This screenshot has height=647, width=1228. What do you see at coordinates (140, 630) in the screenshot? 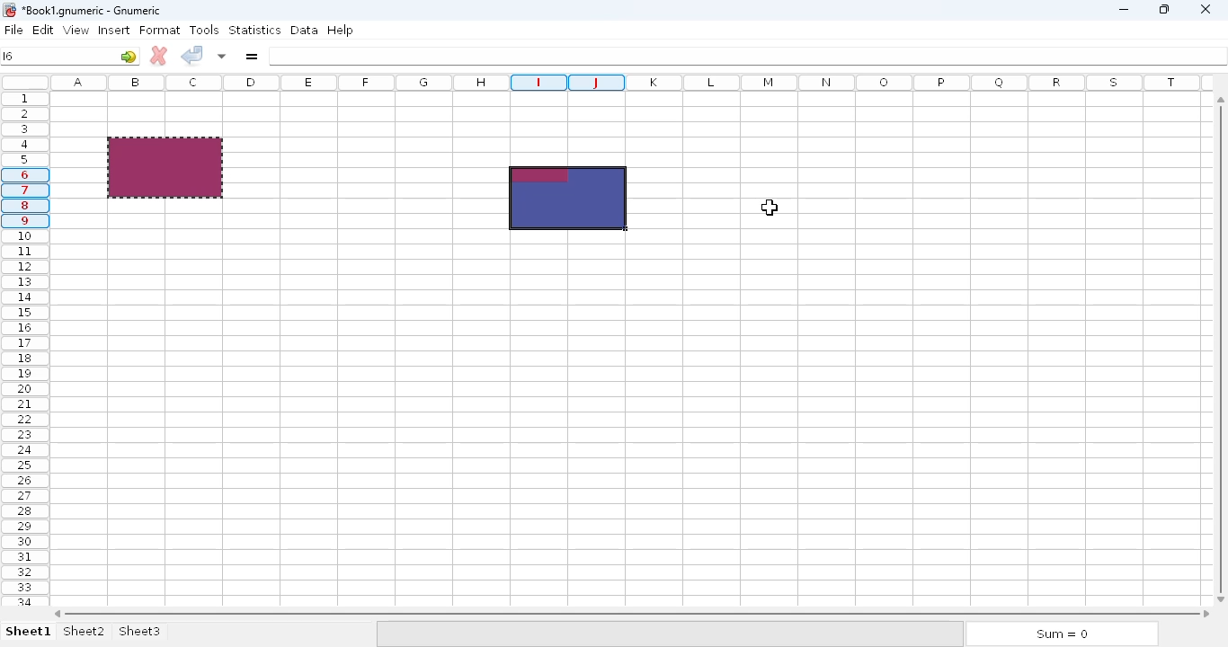
I see `sheet3` at bounding box center [140, 630].